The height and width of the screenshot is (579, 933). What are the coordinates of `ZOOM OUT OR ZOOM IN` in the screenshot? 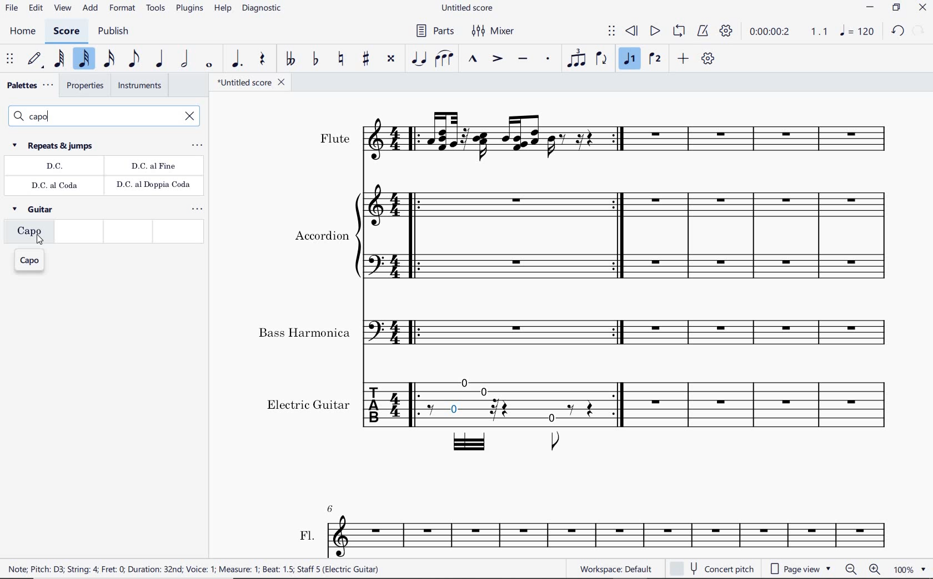 It's located at (862, 568).